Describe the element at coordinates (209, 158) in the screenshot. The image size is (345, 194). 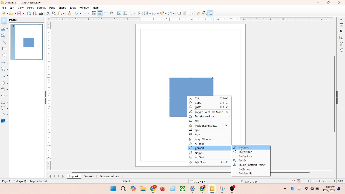
I see `alt text` at that location.